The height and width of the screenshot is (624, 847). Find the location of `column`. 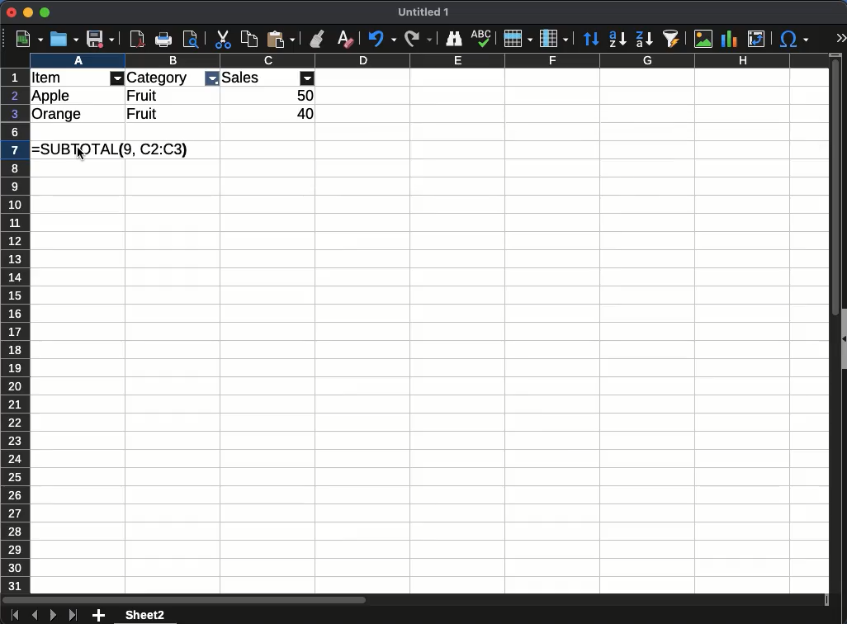

column is located at coordinates (428, 61).